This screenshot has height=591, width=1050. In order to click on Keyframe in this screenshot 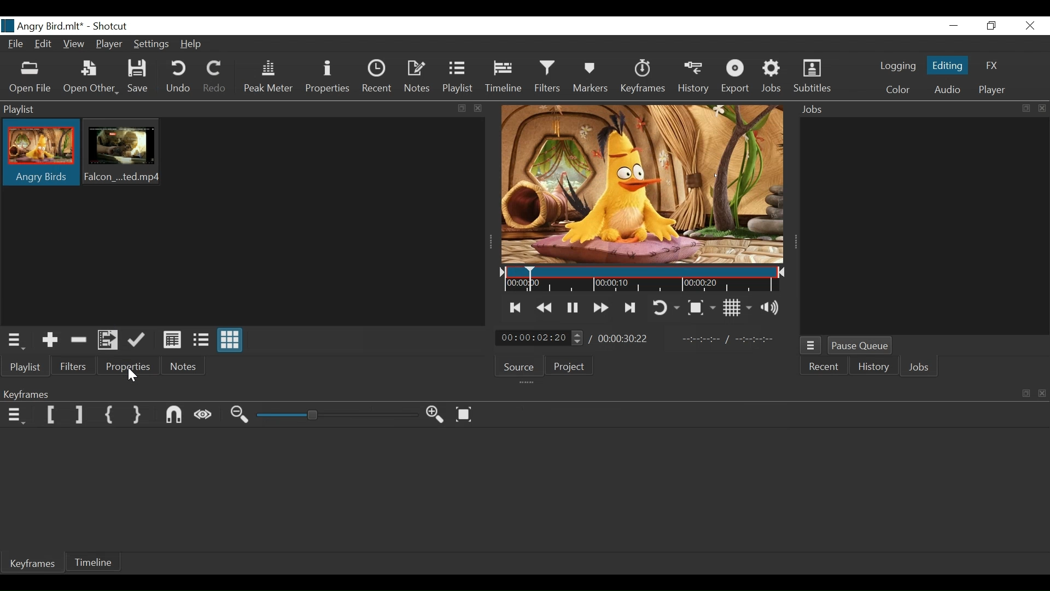, I will do `click(644, 79)`.